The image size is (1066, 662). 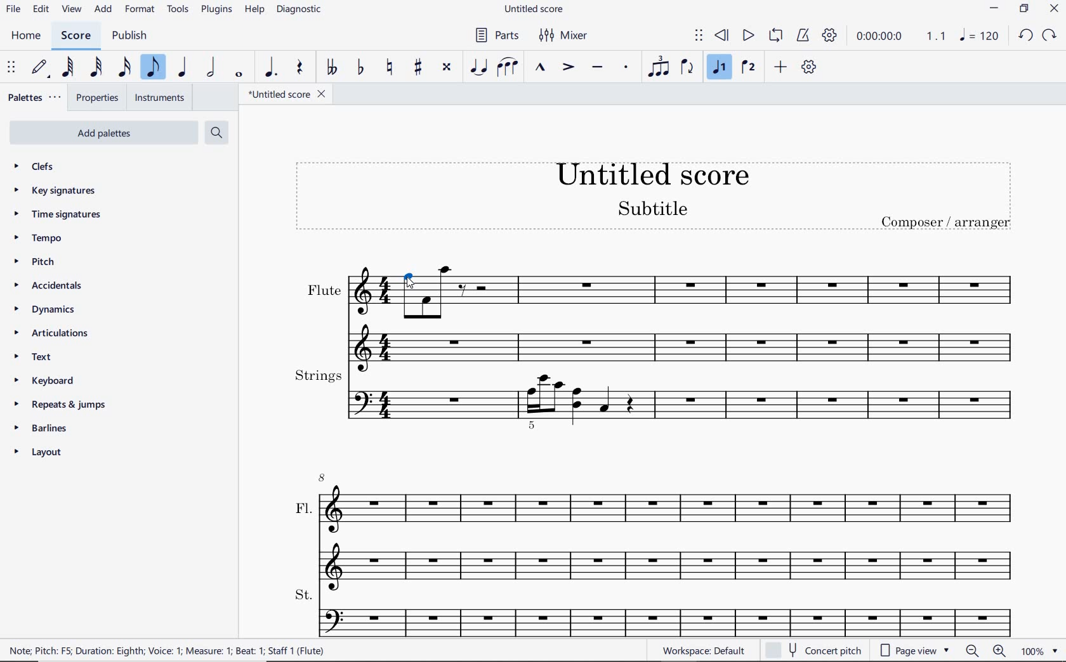 I want to click on METRONOME, so click(x=805, y=35).